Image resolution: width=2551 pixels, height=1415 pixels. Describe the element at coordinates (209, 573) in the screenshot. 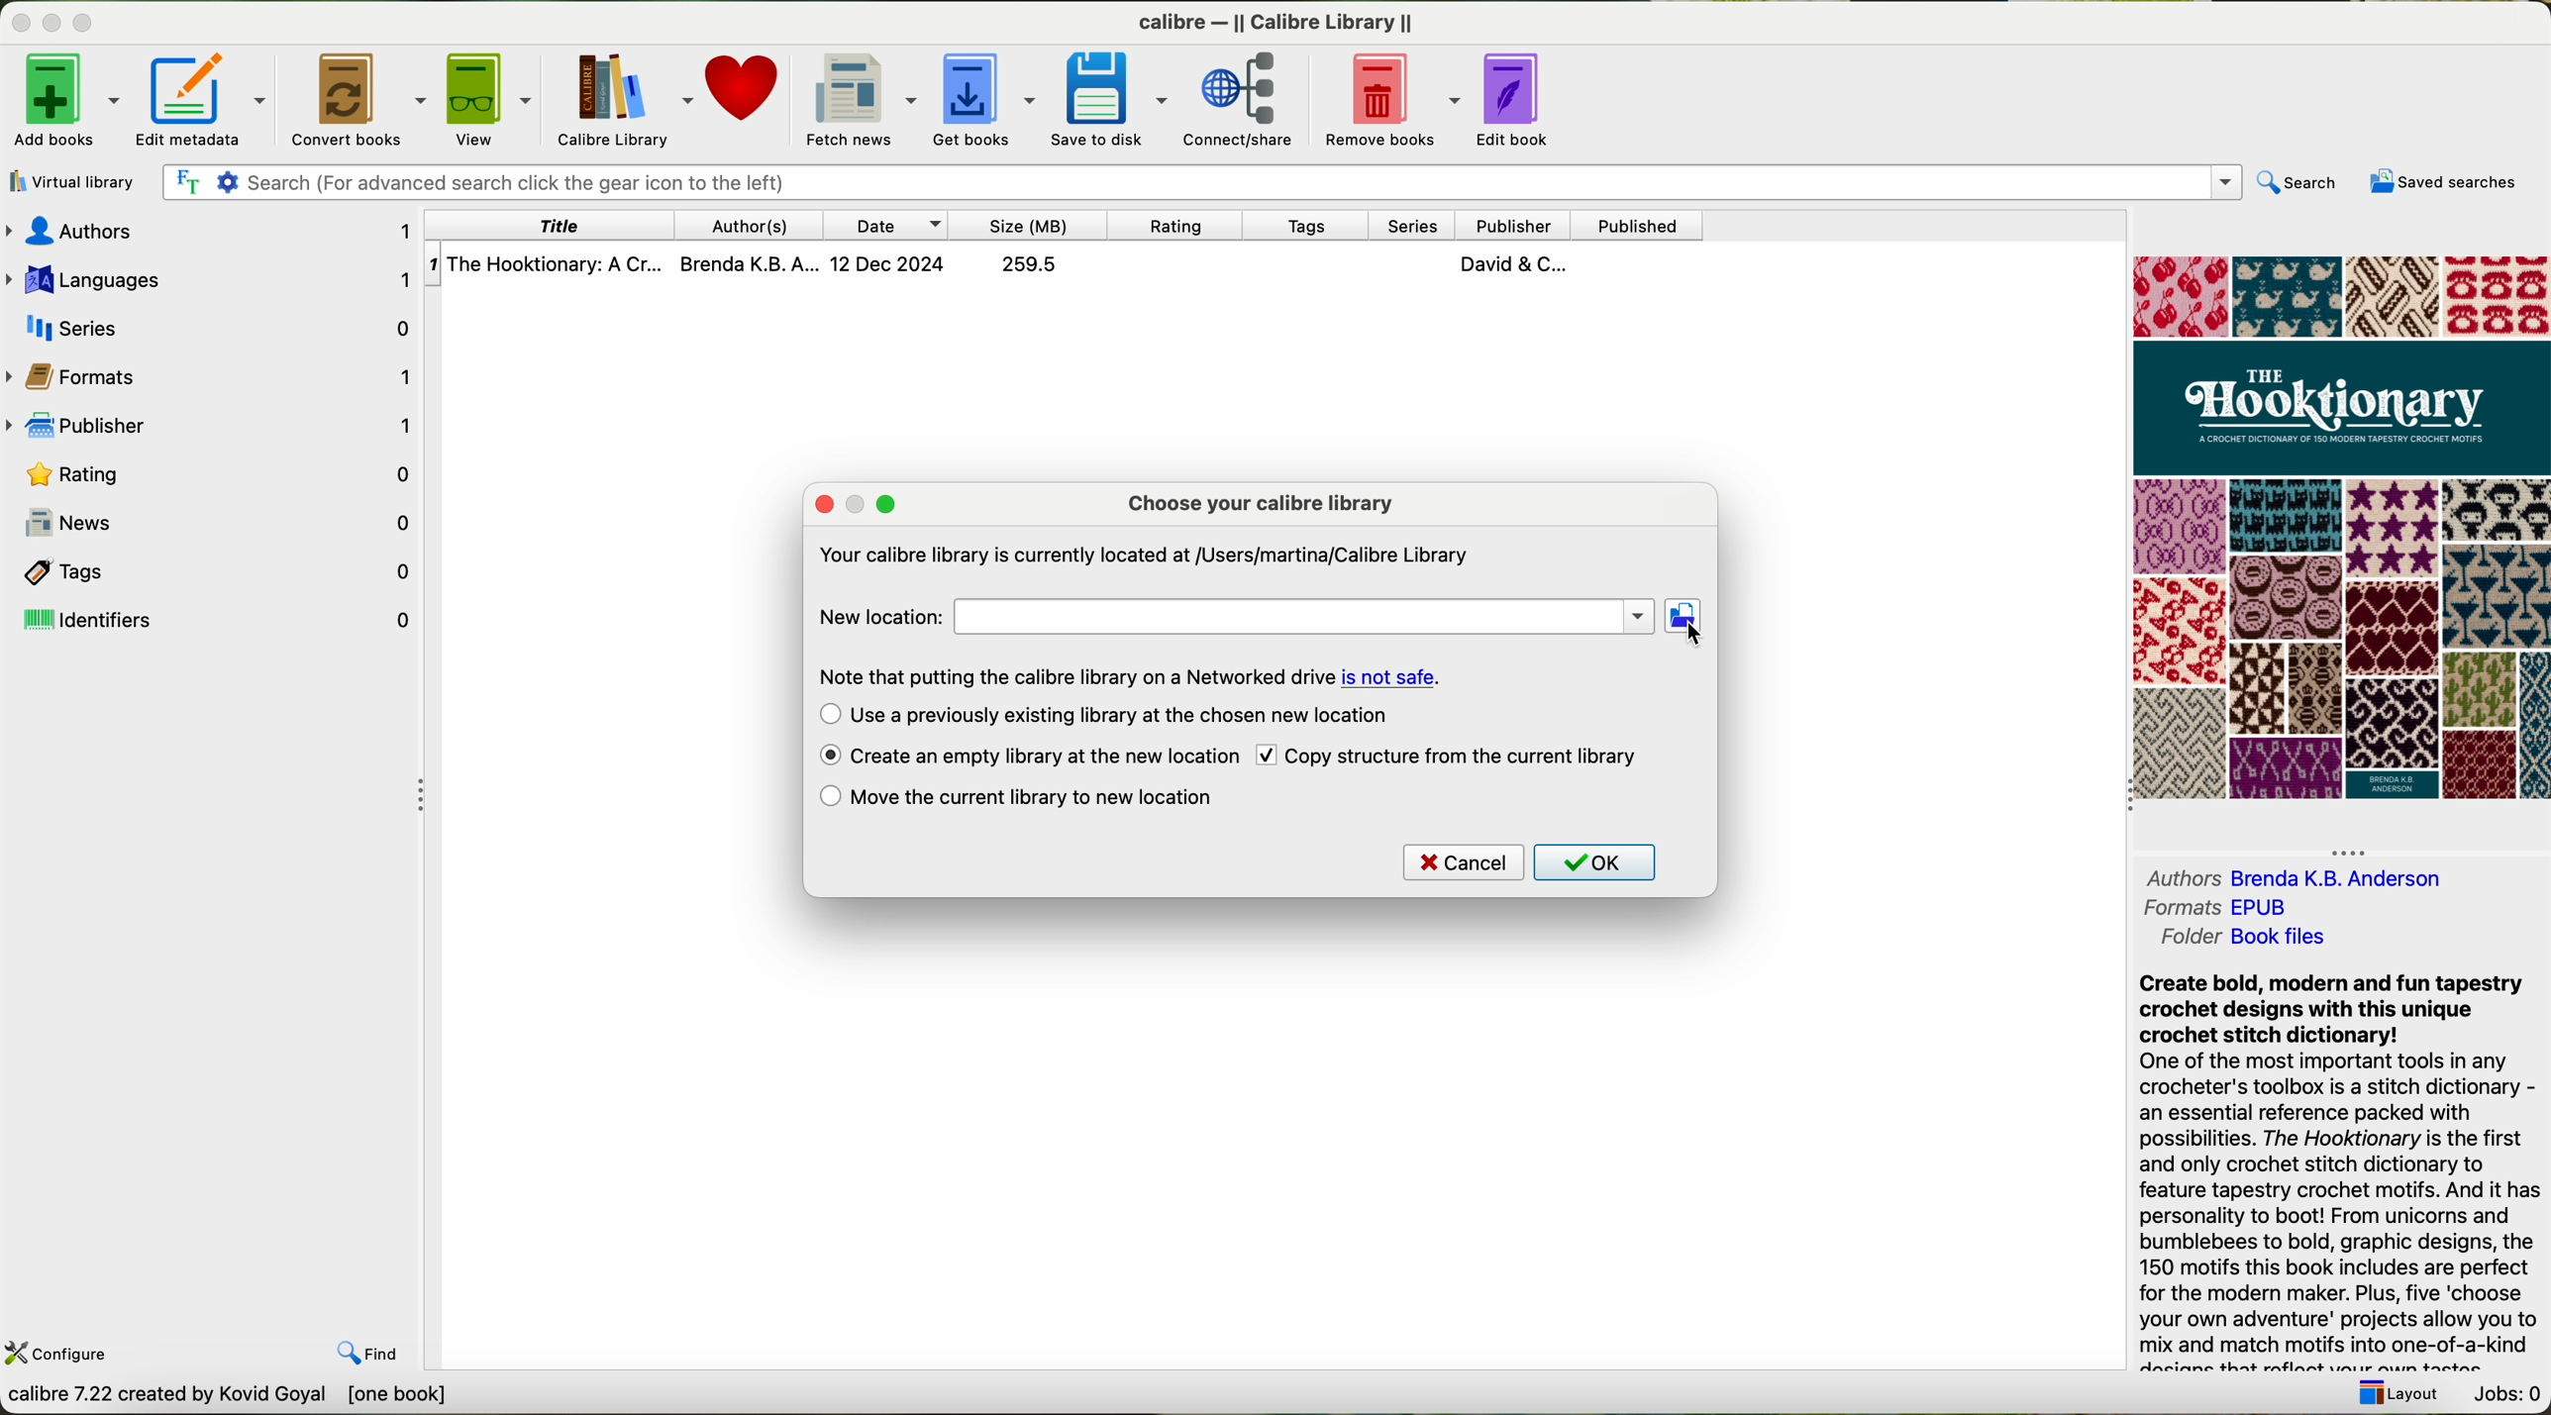

I see `tags` at that location.